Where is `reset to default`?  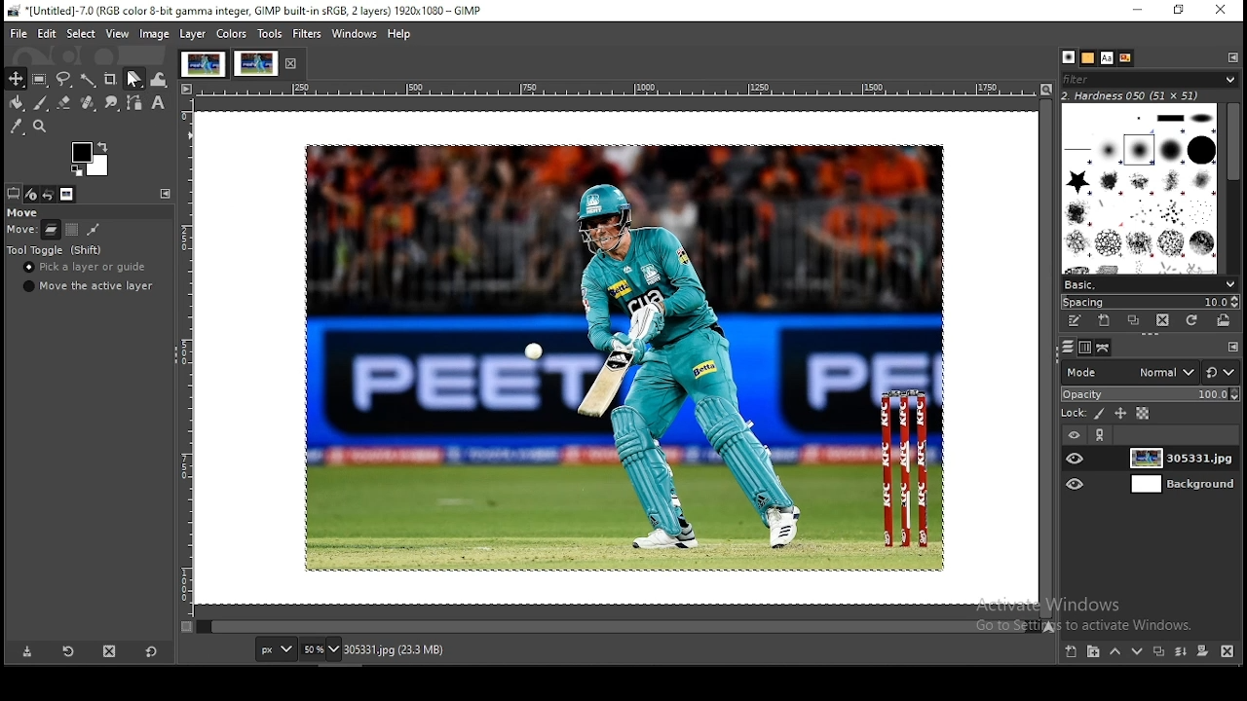 reset to default is located at coordinates (151, 652).